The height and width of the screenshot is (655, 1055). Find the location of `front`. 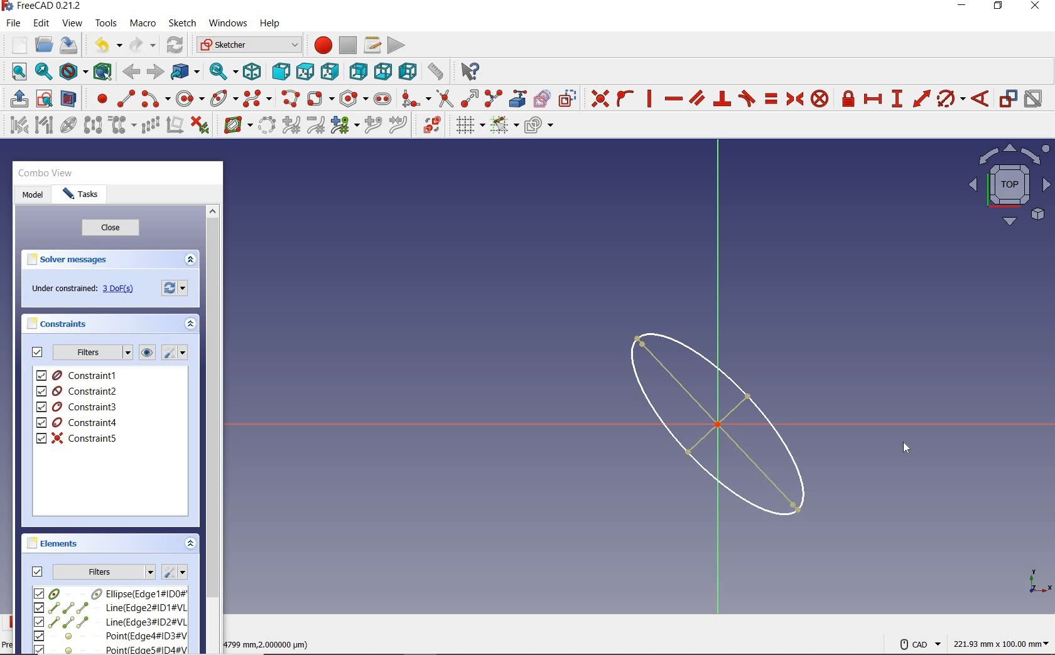

front is located at coordinates (278, 72).